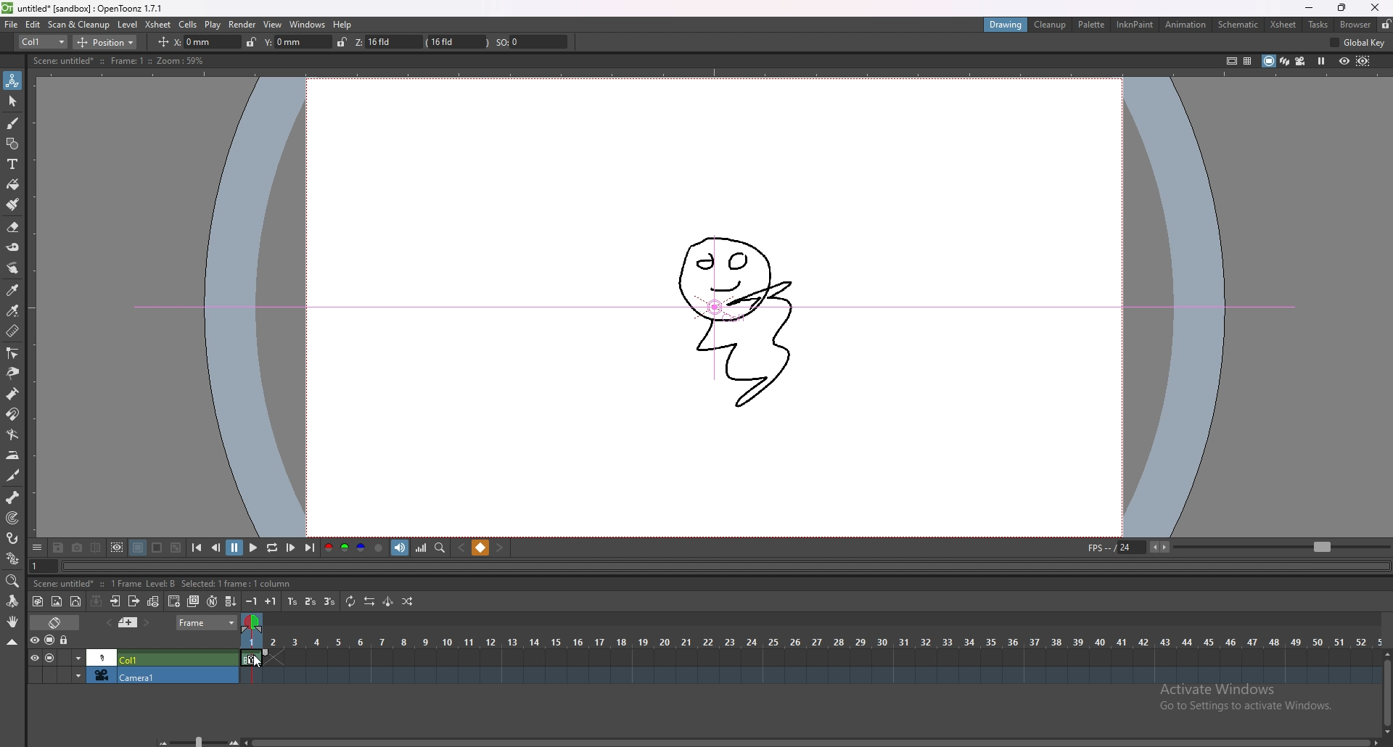 The width and height of the screenshot is (1393, 747). What do you see at coordinates (108, 623) in the screenshot?
I see `previous memo` at bounding box center [108, 623].